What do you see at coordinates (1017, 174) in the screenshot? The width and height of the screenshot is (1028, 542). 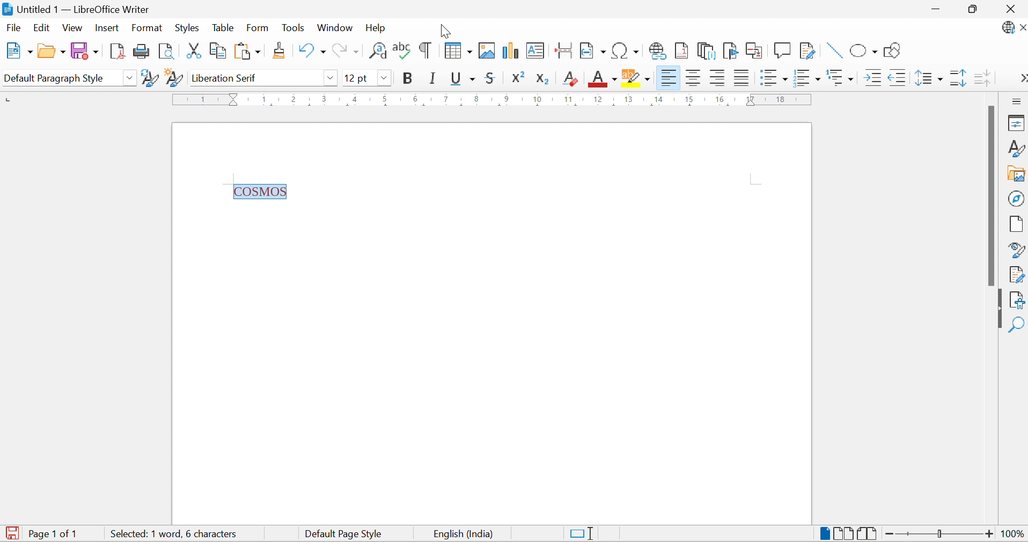 I see `Gallery` at bounding box center [1017, 174].